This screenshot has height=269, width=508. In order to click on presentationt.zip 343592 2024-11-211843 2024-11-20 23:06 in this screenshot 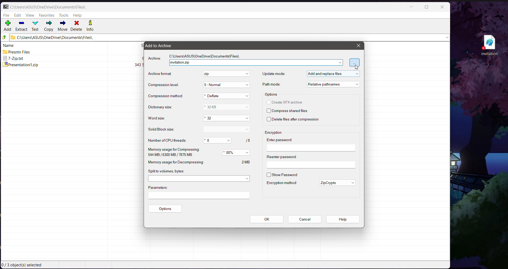, I will do `click(72, 65)`.